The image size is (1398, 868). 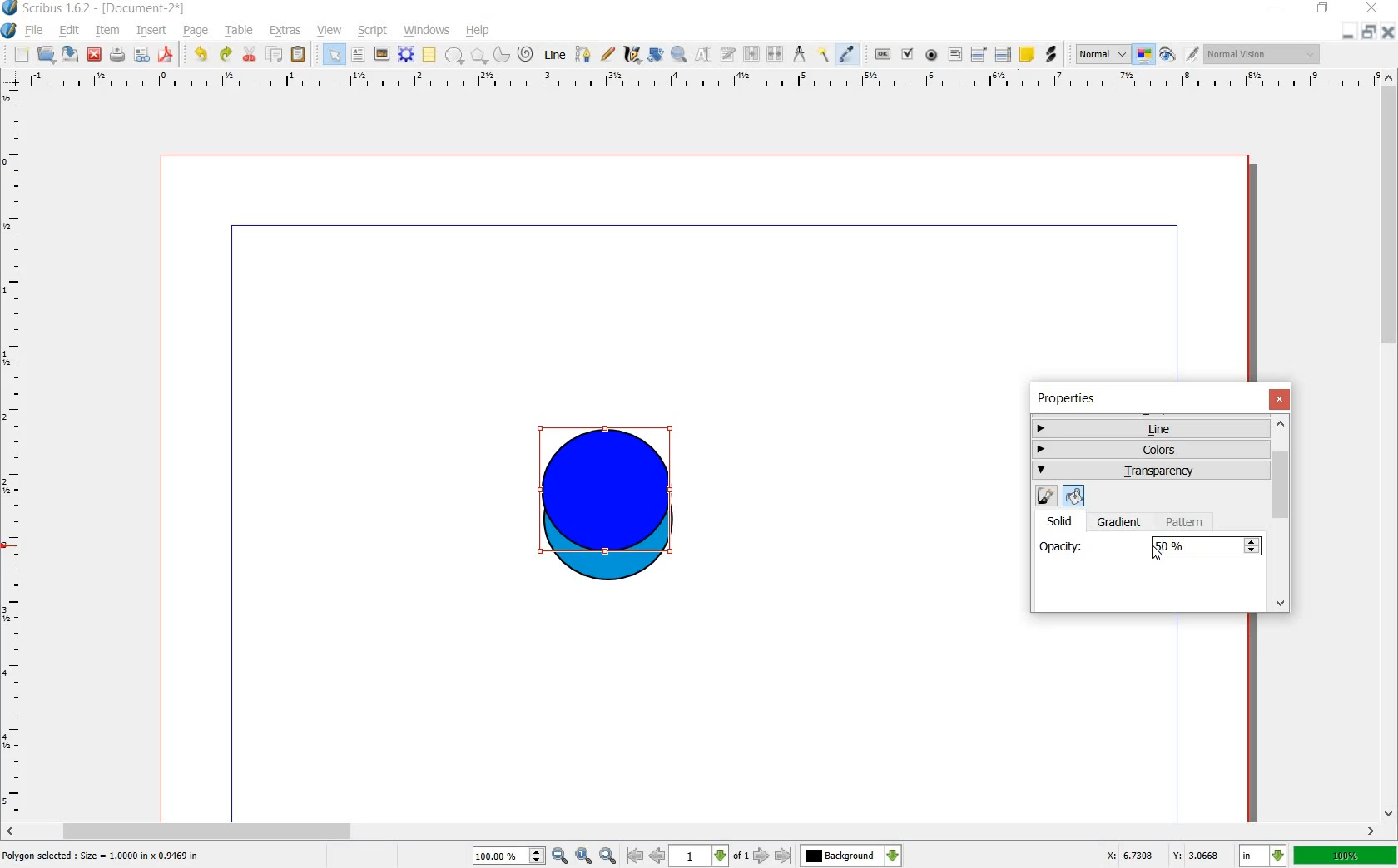 What do you see at coordinates (679, 57) in the screenshot?
I see `zoom in or out` at bounding box center [679, 57].